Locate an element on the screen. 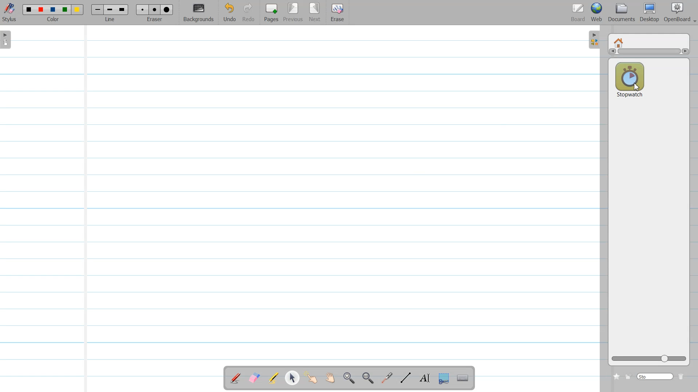  Zoom ////out is located at coordinates (369, 378).